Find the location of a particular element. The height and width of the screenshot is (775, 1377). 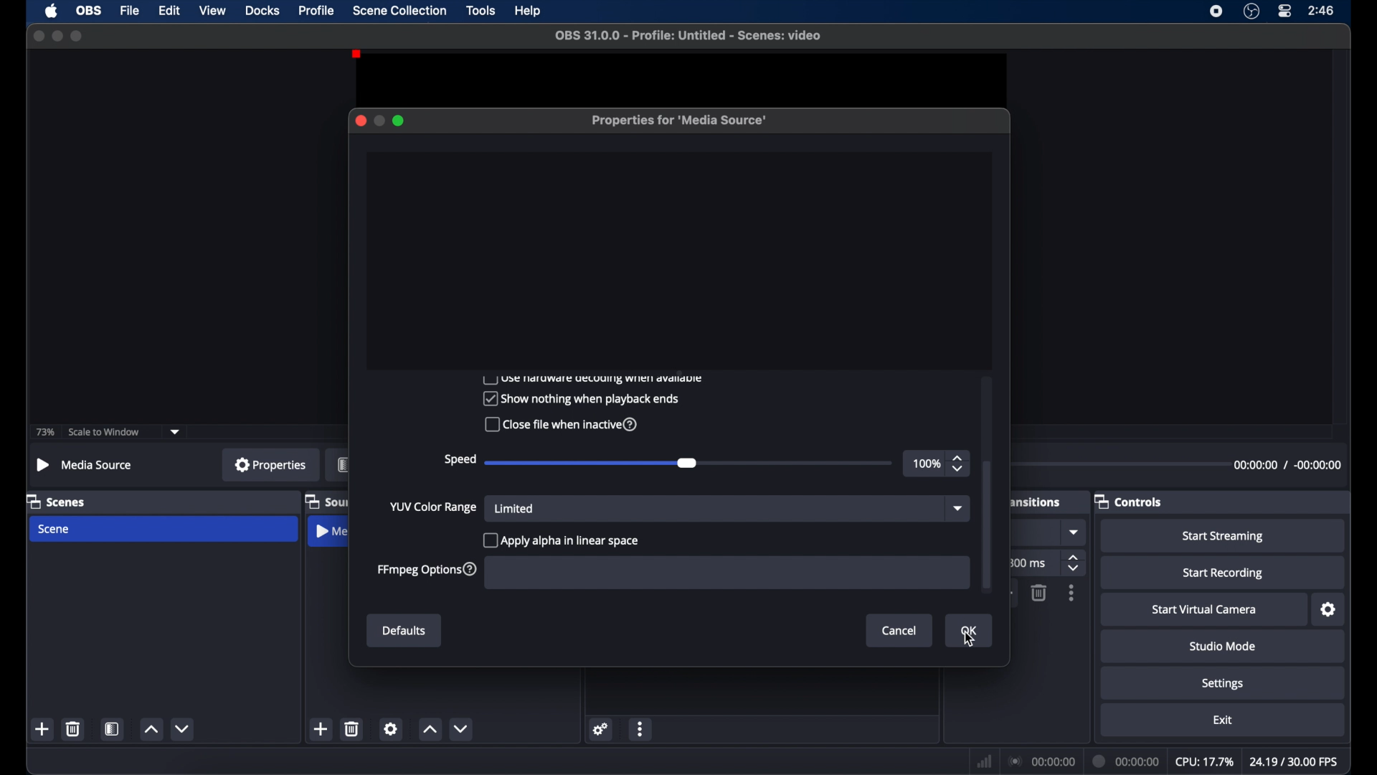

docks is located at coordinates (262, 10).